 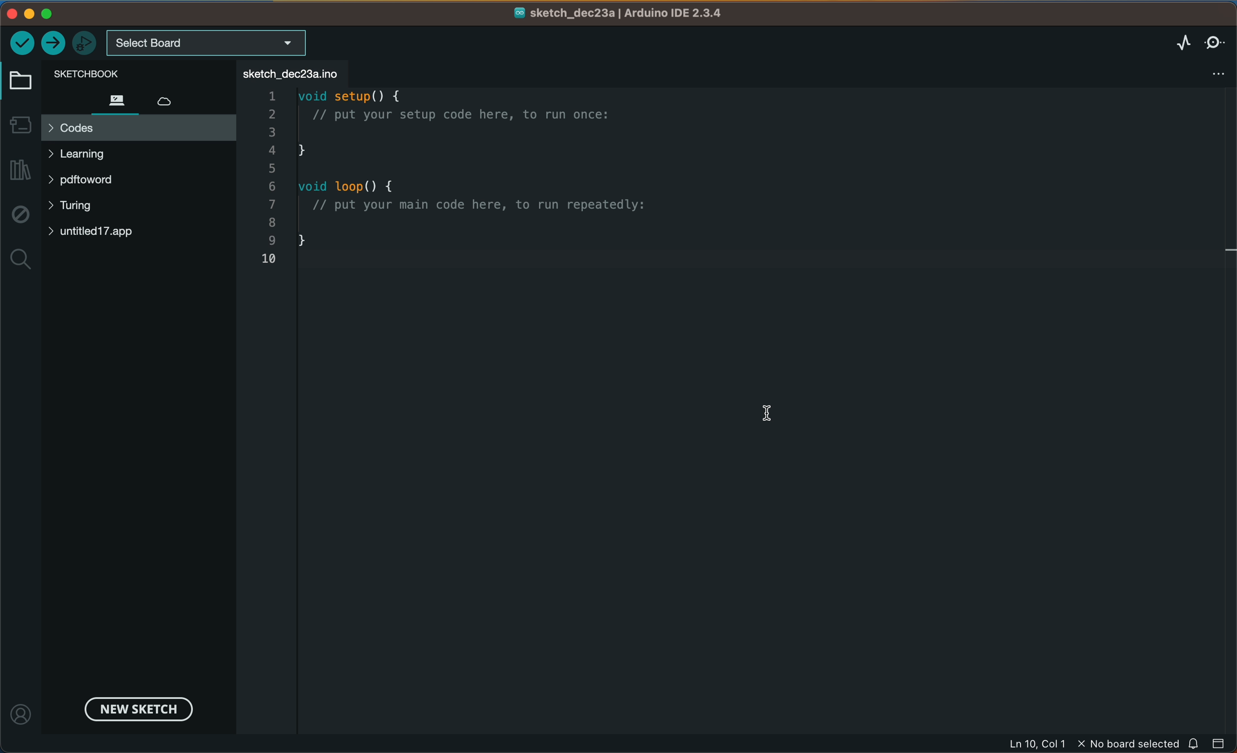 What do you see at coordinates (206, 43) in the screenshot?
I see `board selecter` at bounding box center [206, 43].